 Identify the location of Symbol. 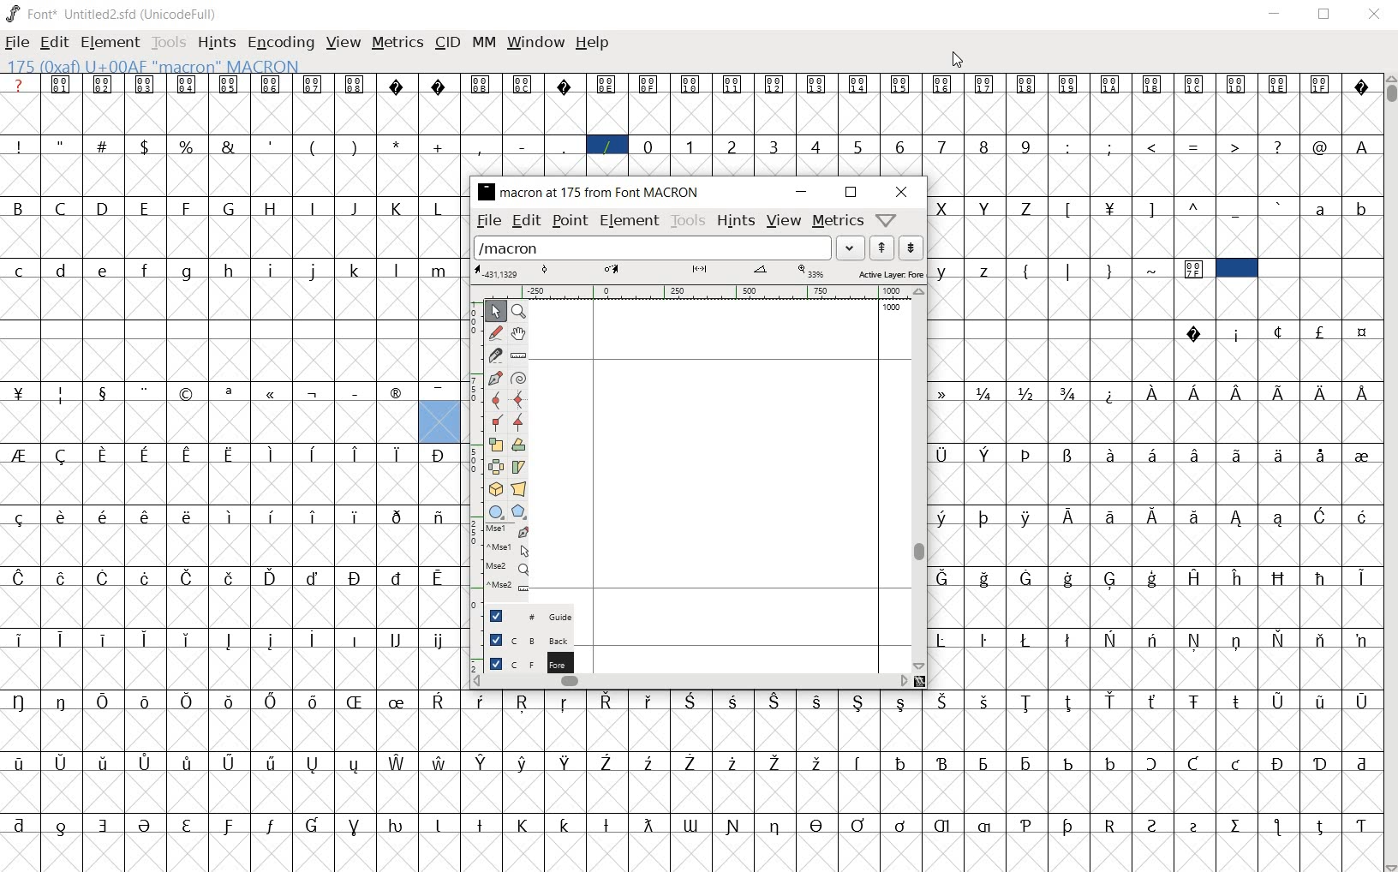
(20, 823).